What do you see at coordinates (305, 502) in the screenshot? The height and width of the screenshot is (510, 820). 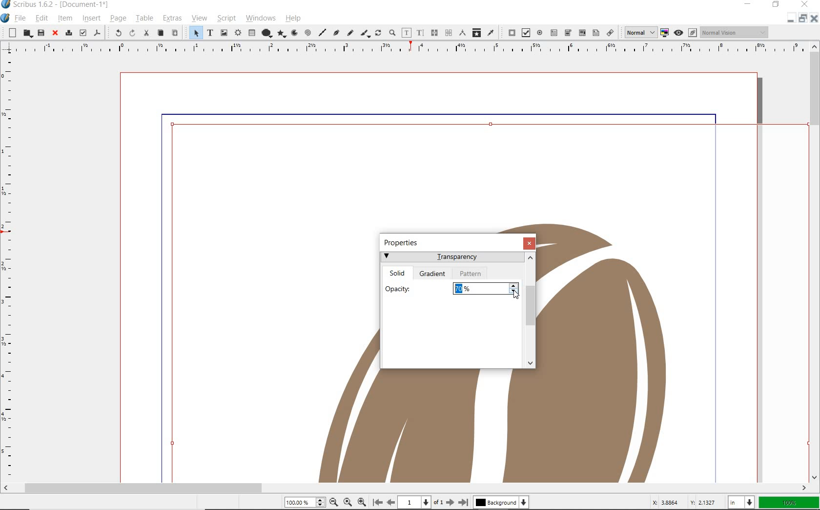 I see `Zoom 100.00%` at bounding box center [305, 502].